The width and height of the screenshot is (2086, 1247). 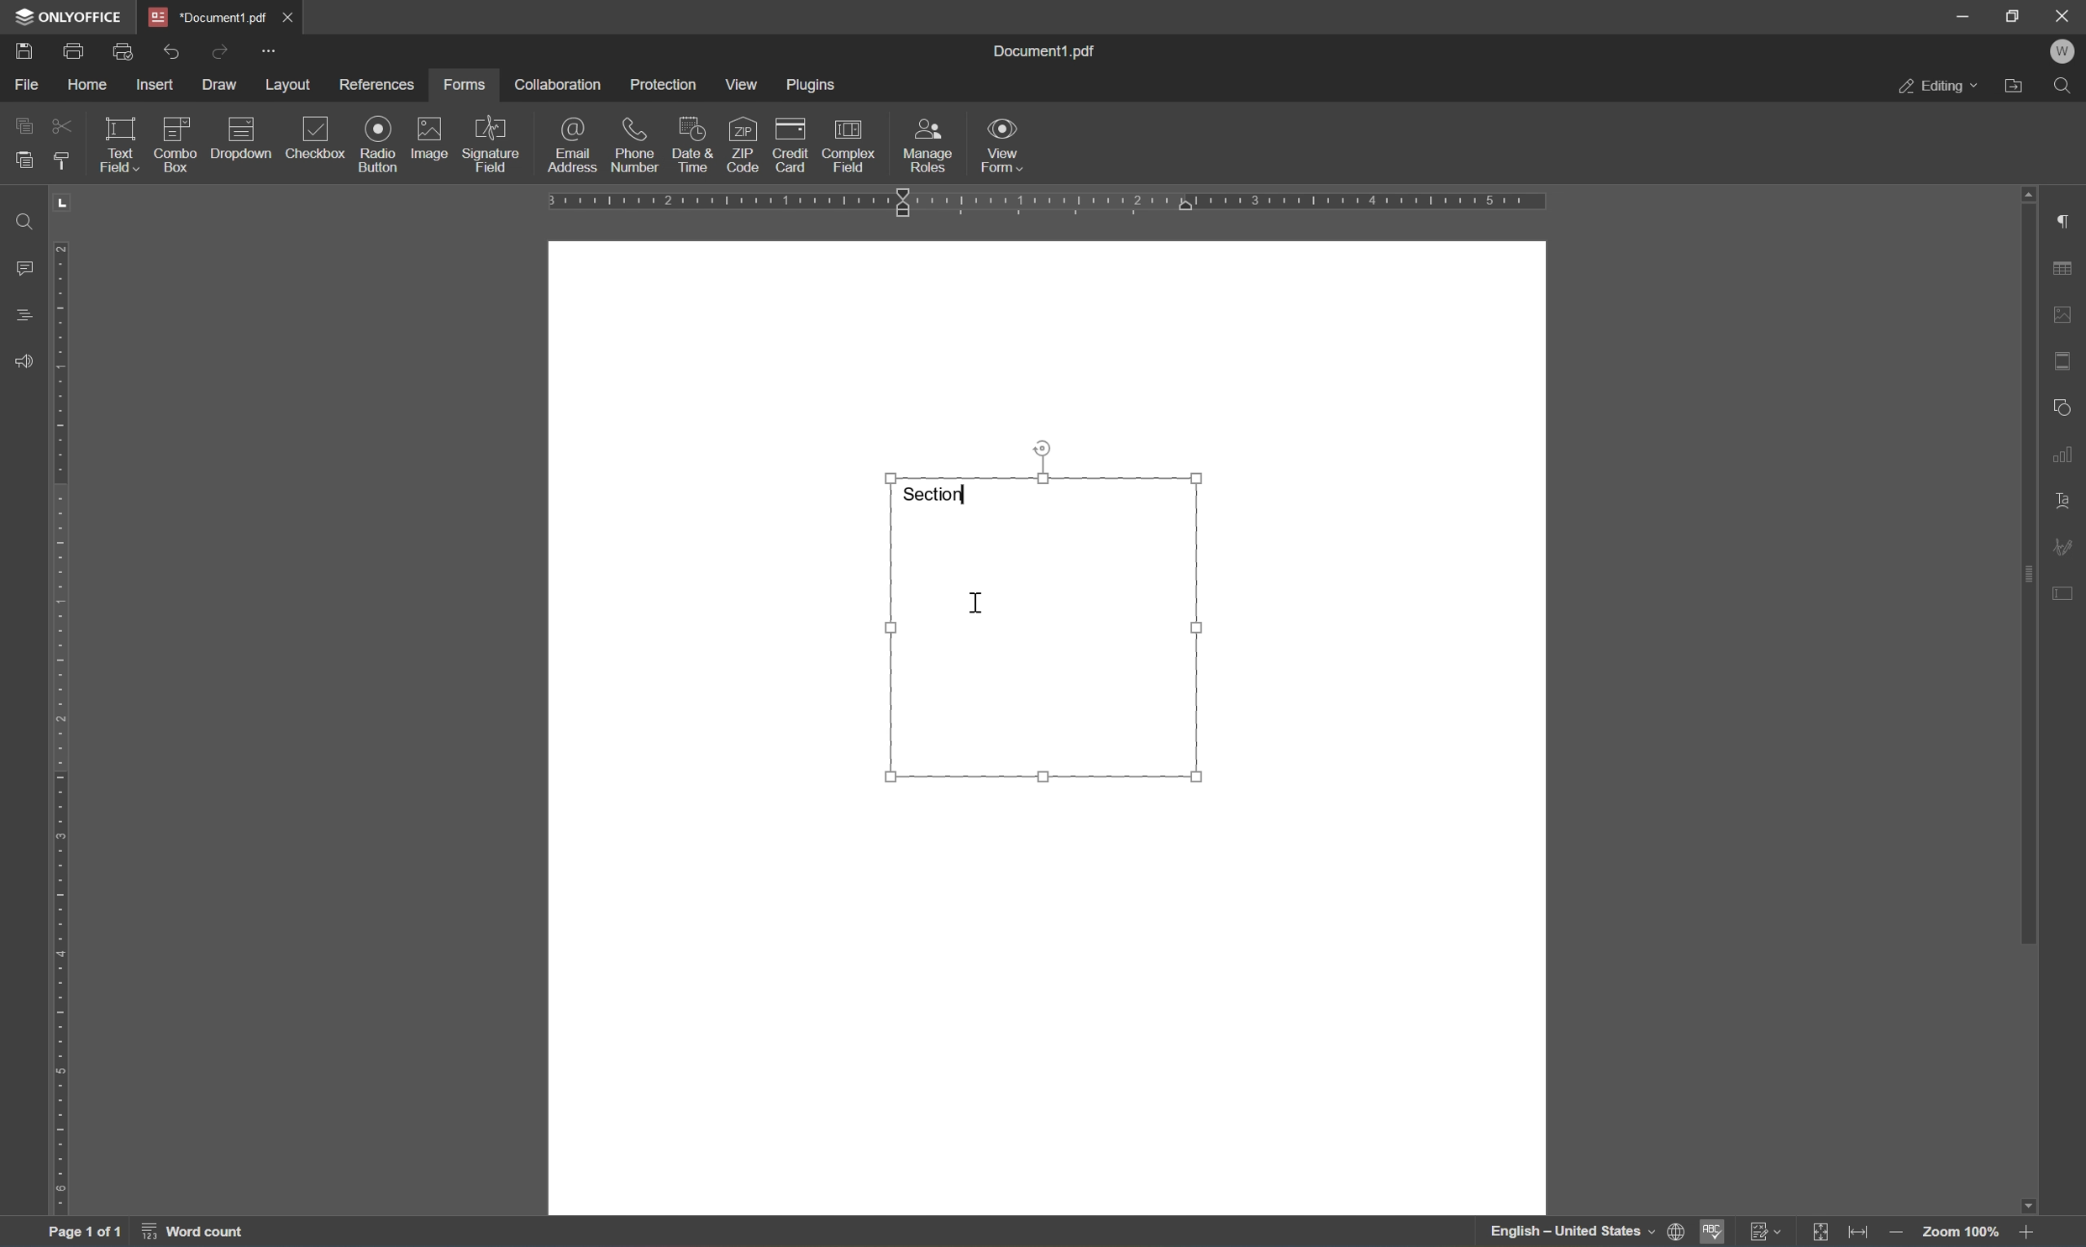 I want to click on scroll bar, so click(x=2026, y=566).